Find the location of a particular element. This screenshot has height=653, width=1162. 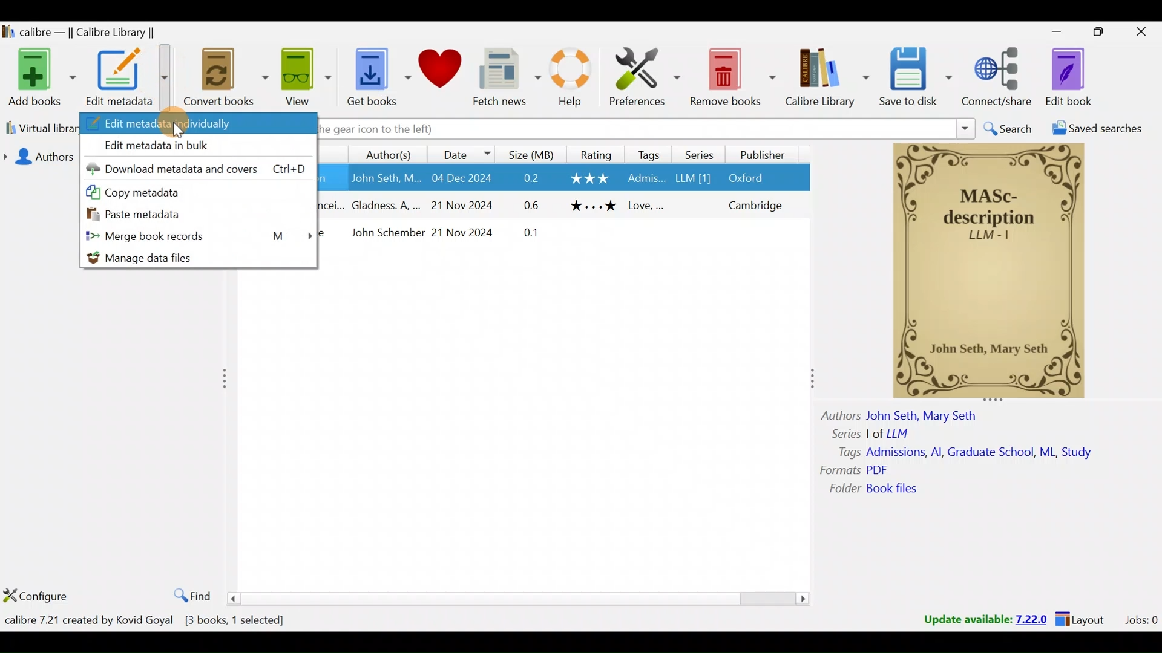

Convert books is located at coordinates (226, 78).